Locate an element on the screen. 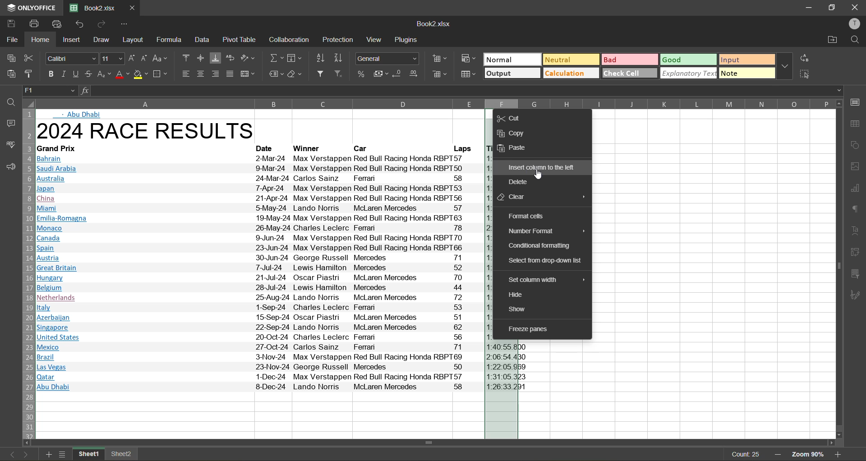 The image size is (866, 461). borders is located at coordinates (162, 74).